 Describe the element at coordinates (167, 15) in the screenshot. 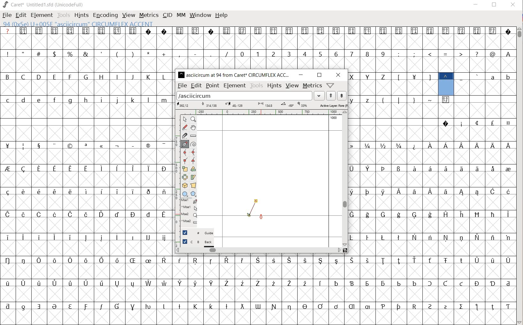

I see `CID` at that location.